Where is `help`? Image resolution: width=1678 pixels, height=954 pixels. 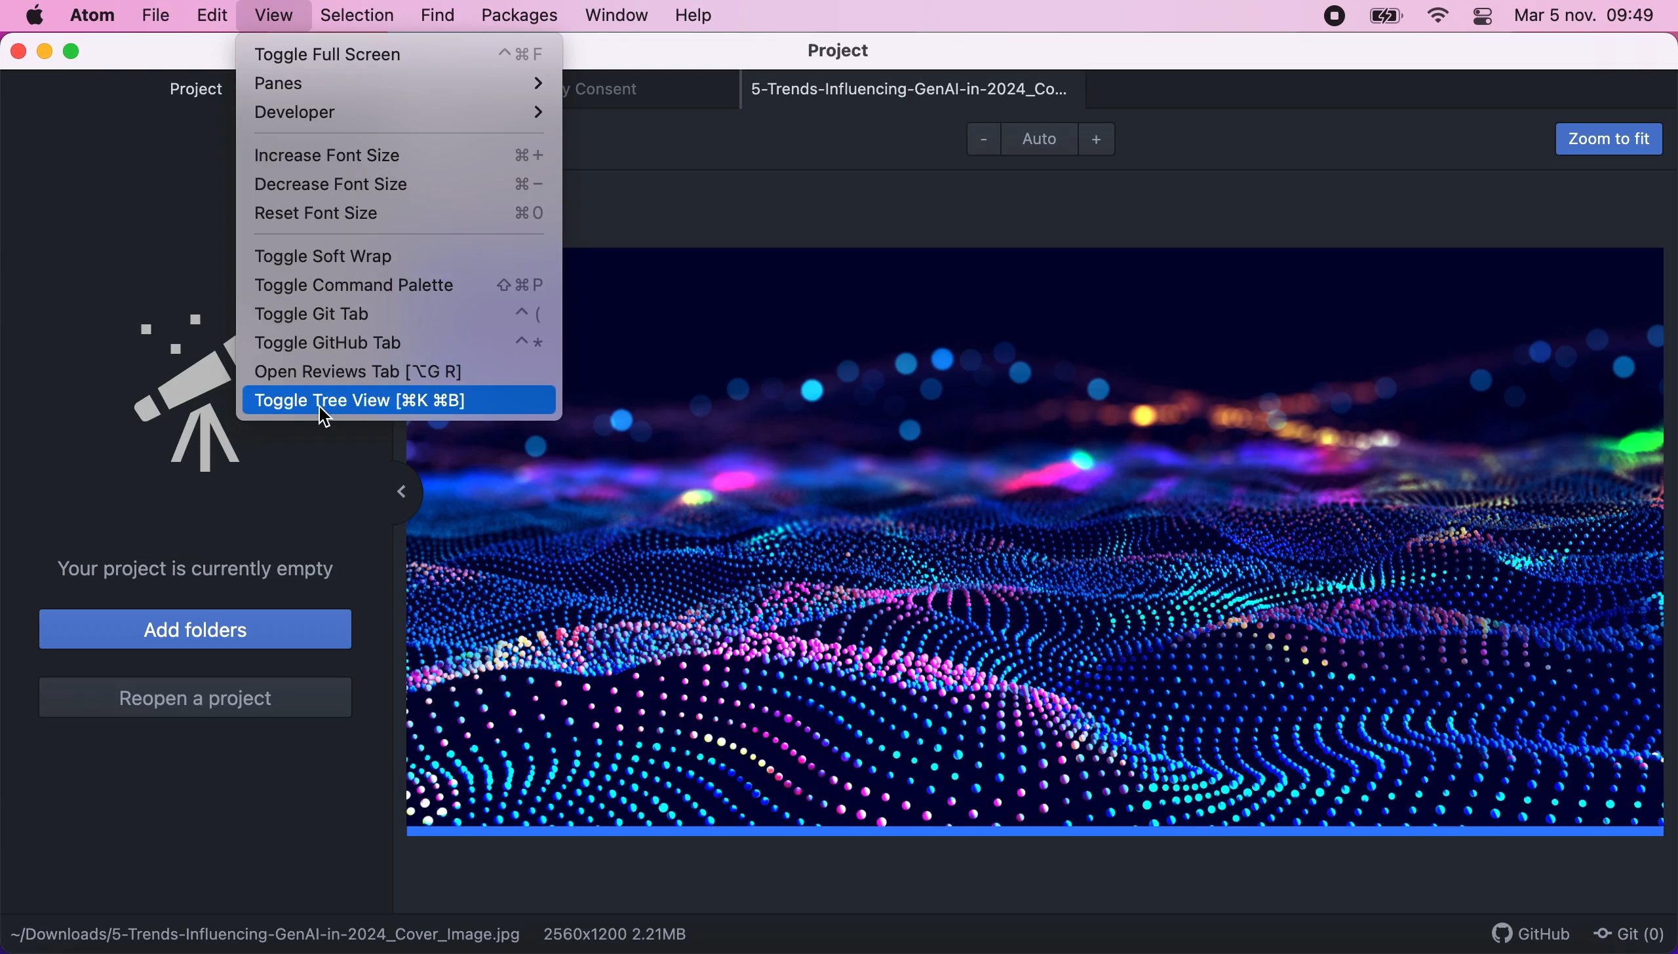 help is located at coordinates (699, 14).